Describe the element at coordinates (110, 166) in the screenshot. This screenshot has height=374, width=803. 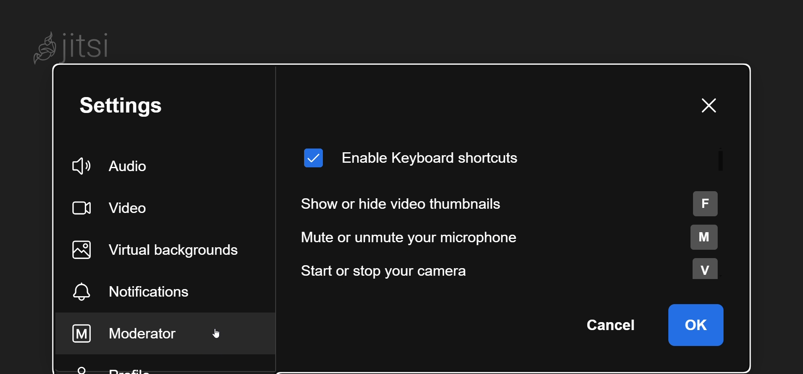
I see `audio` at that location.